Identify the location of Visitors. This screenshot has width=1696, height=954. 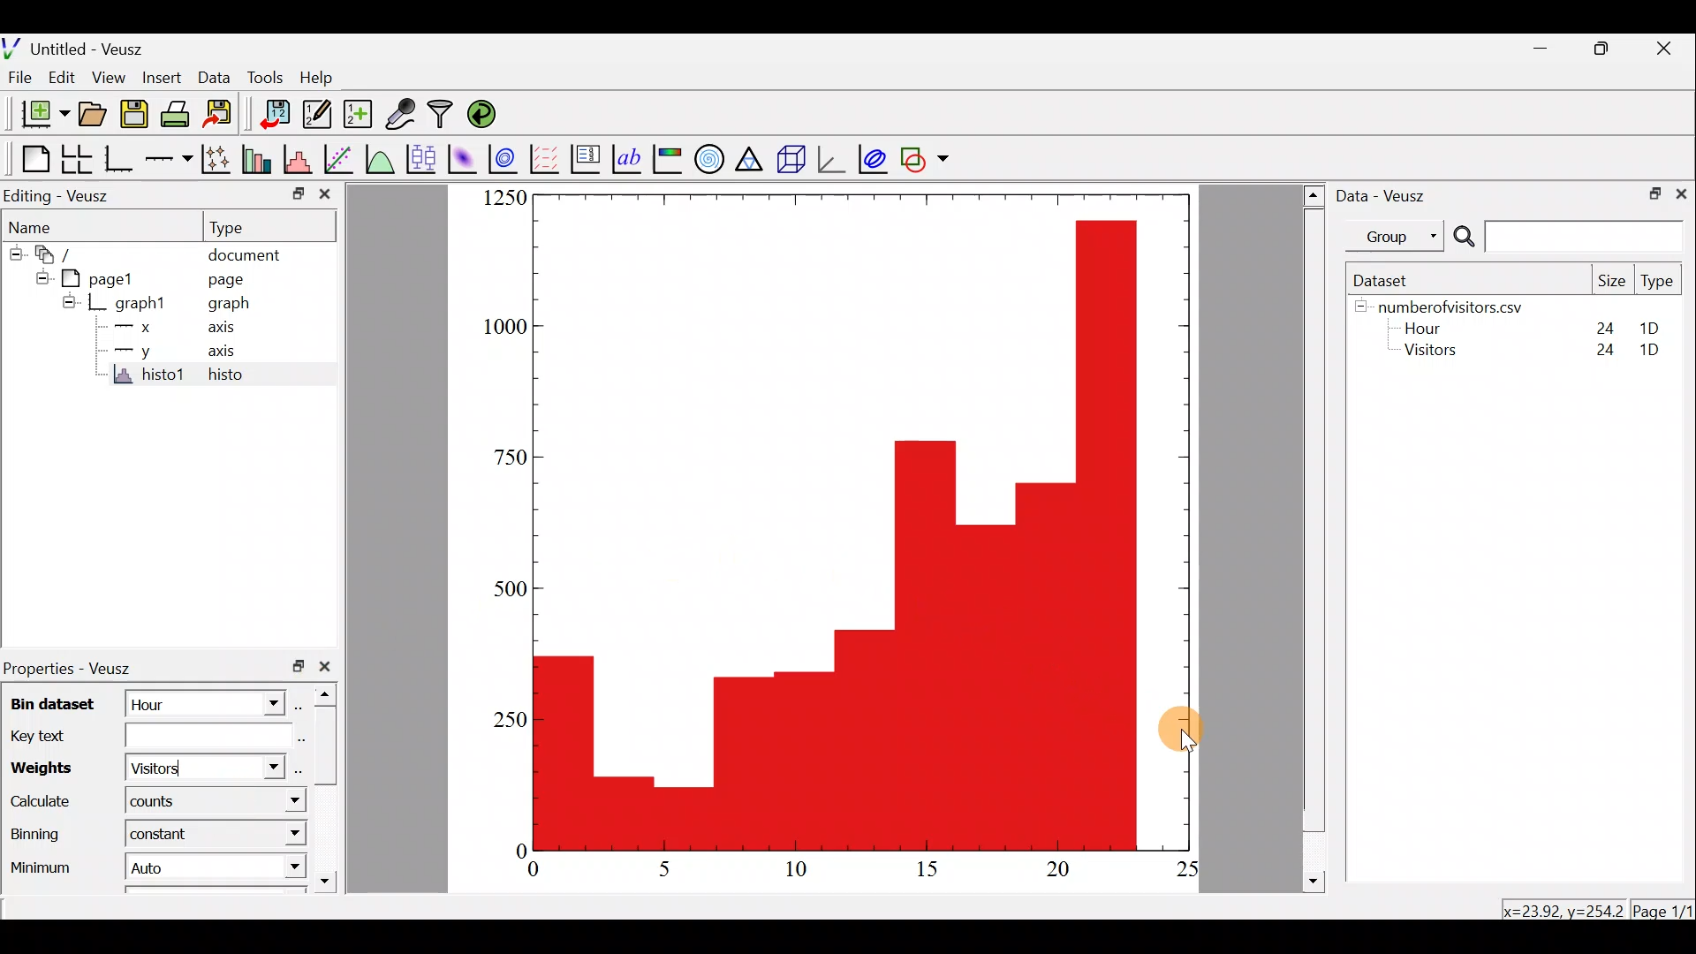
(170, 769).